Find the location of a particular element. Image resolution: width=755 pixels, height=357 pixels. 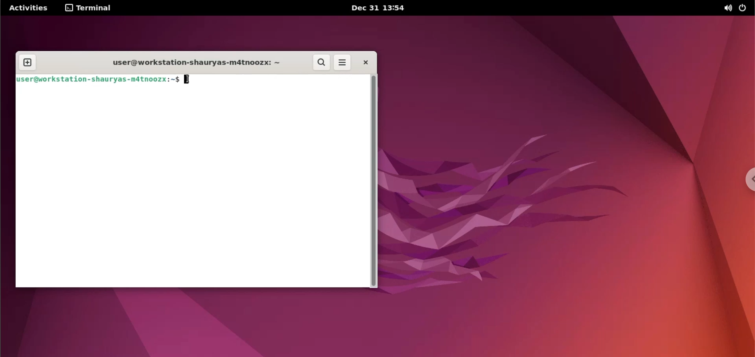

new tab is located at coordinates (27, 63).